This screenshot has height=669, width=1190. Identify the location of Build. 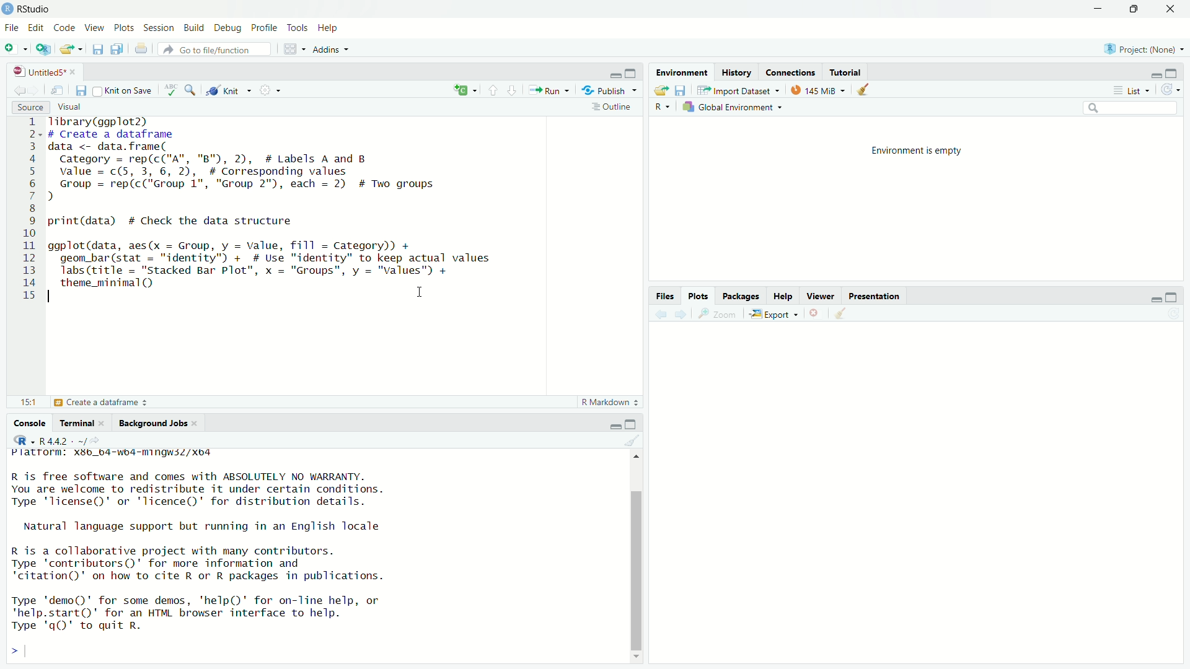
(194, 27).